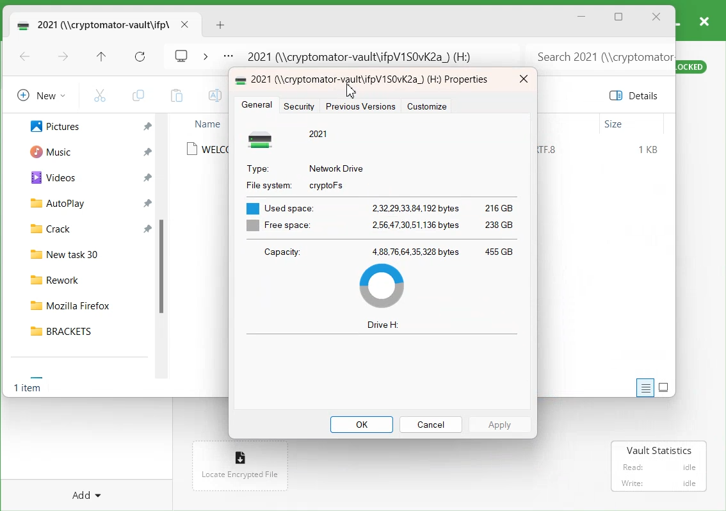 Image resolution: width=726 pixels, height=511 pixels. What do you see at coordinates (281, 252) in the screenshot?
I see `Capacity` at bounding box center [281, 252].